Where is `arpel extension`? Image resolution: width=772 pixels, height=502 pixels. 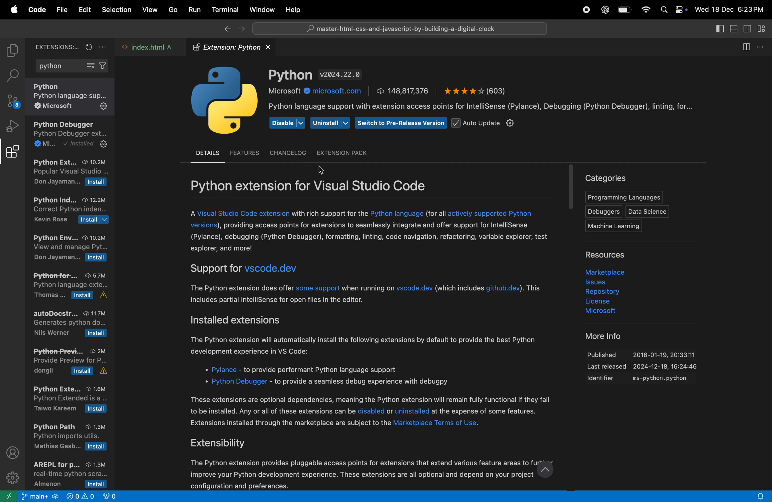 arpel extension is located at coordinates (67, 474).